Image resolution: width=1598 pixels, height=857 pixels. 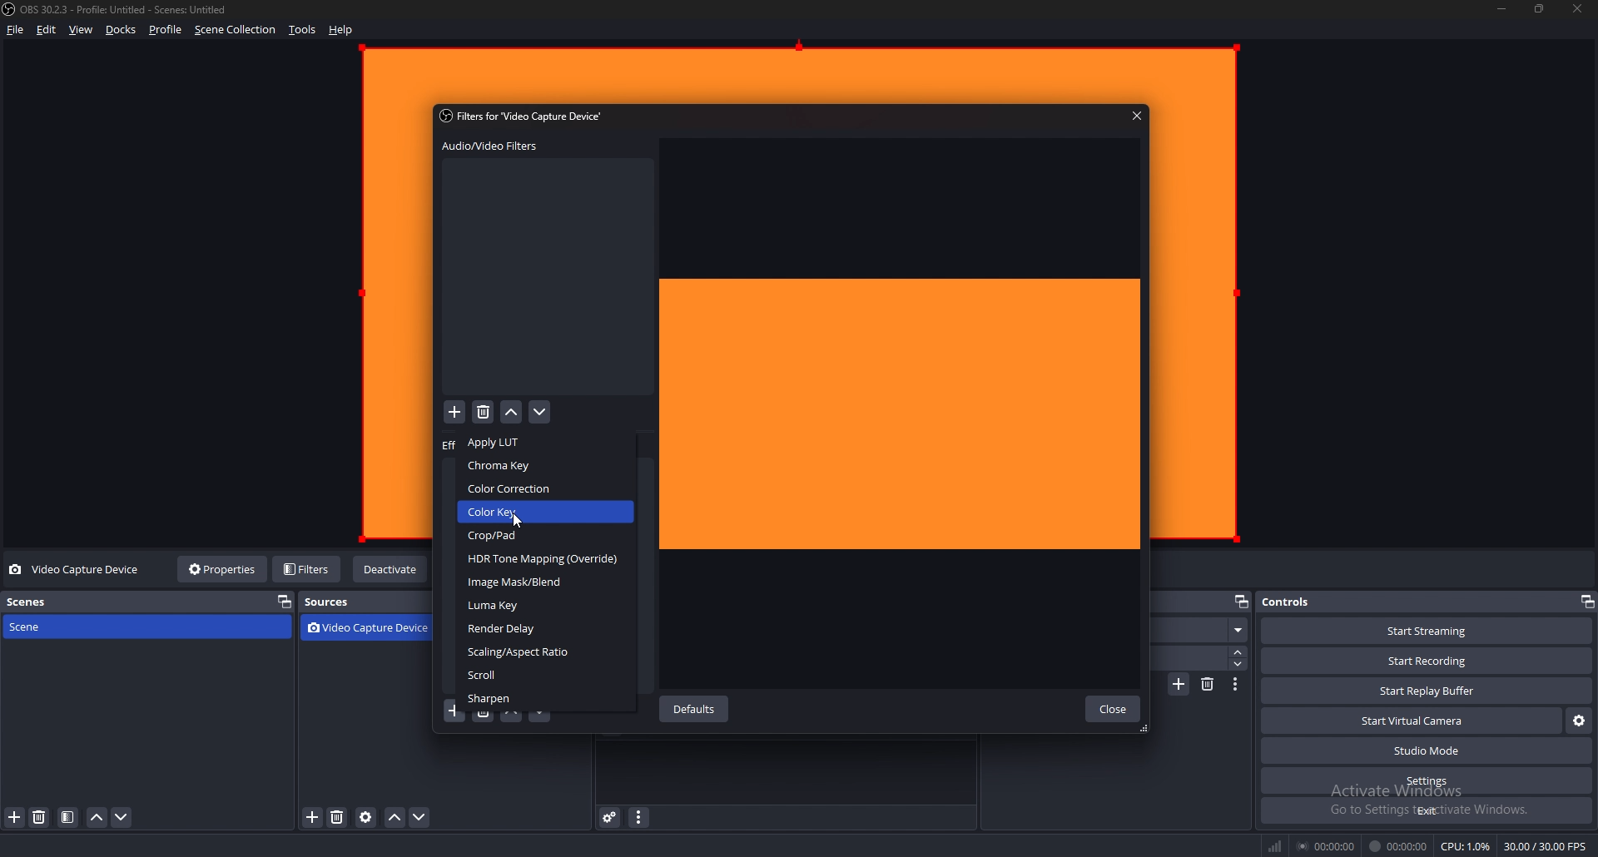 I want to click on chroma key, so click(x=544, y=464).